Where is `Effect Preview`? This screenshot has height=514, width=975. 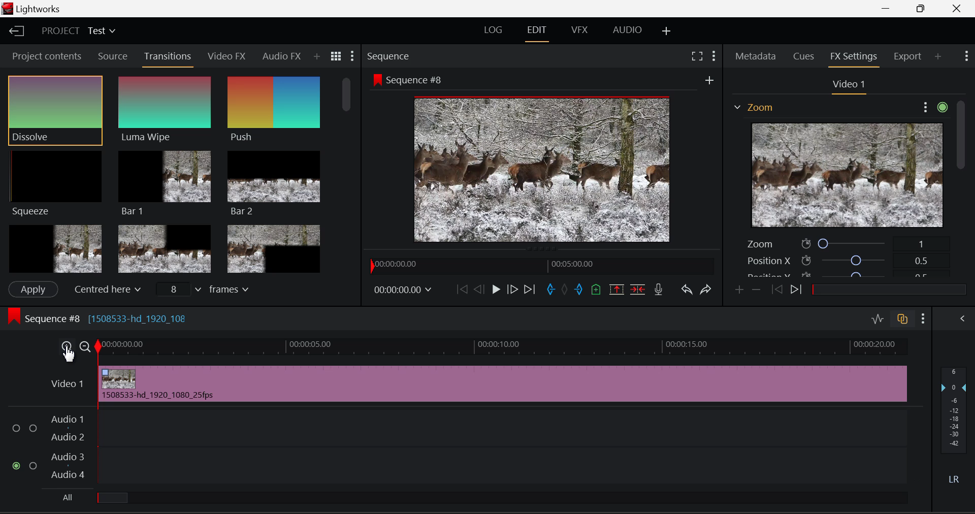 Effect Preview is located at coordinates (849, 175).